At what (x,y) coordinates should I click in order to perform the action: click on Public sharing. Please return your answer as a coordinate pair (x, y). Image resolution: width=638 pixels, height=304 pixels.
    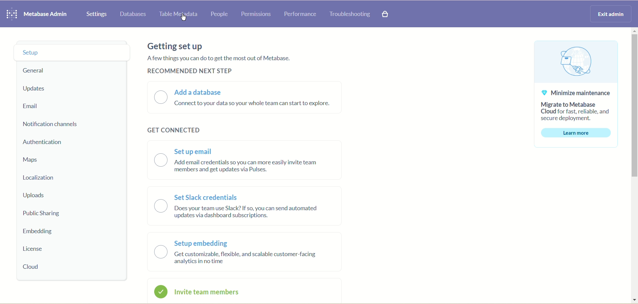
    Looking at the image, I should click on (55, 212).